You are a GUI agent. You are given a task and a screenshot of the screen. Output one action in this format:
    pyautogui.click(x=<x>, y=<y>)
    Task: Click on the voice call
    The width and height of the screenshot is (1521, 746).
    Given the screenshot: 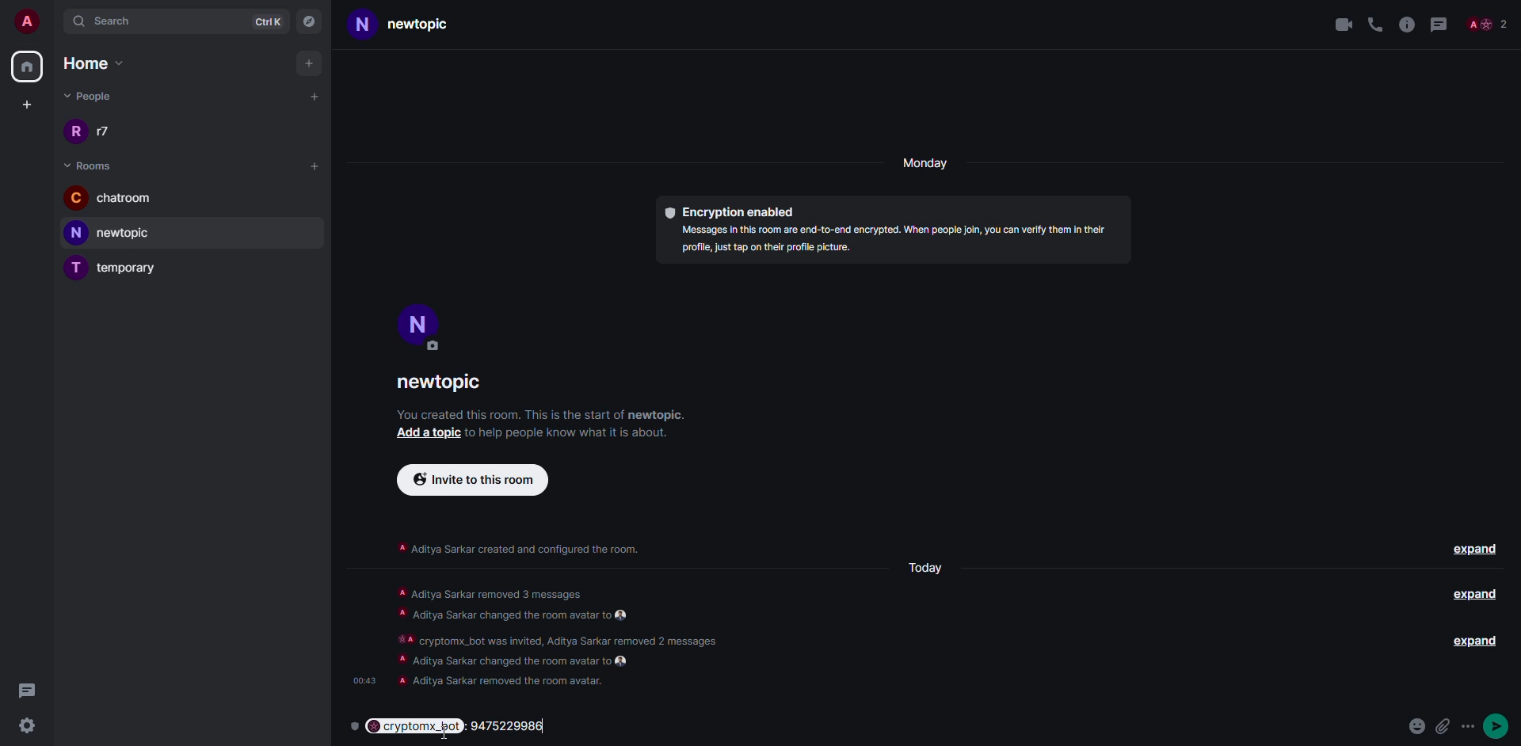 What is the action you would take?
    pyautogui.click(x=1375, y=22)
    